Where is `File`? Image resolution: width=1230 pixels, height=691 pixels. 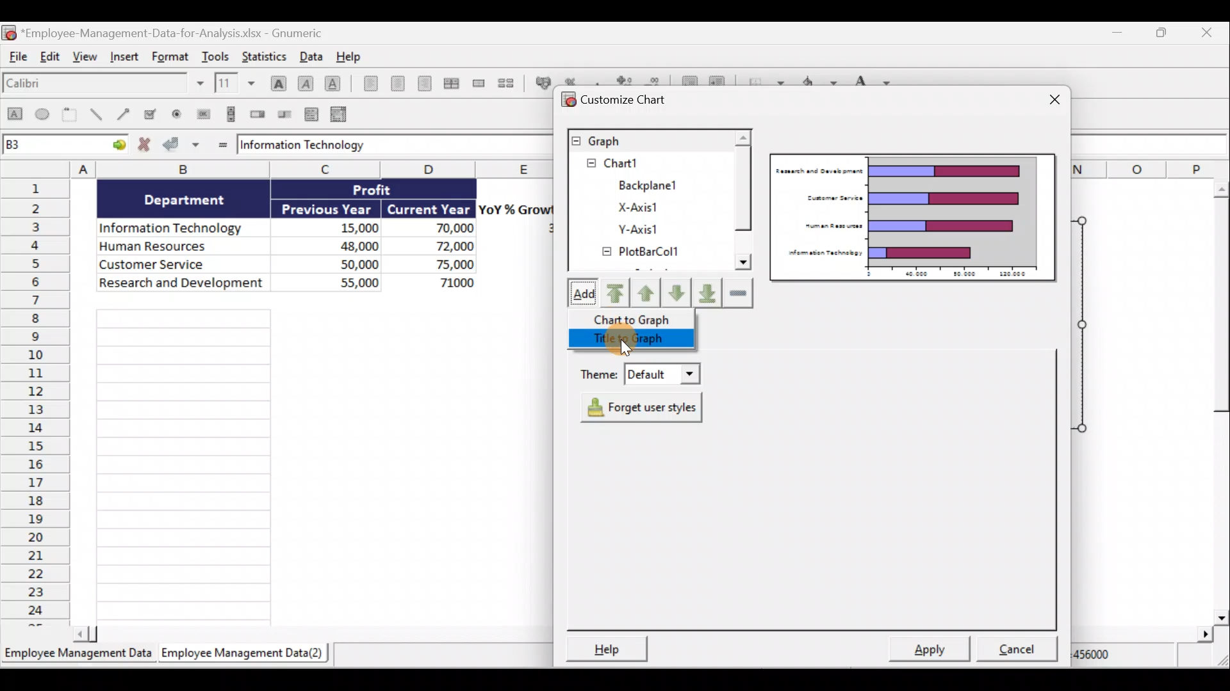
File is located at coordinates (17, 57).